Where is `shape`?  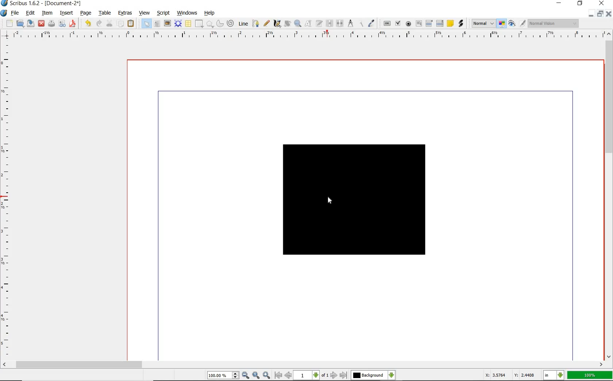
shape is located at coordinates (199, 23).